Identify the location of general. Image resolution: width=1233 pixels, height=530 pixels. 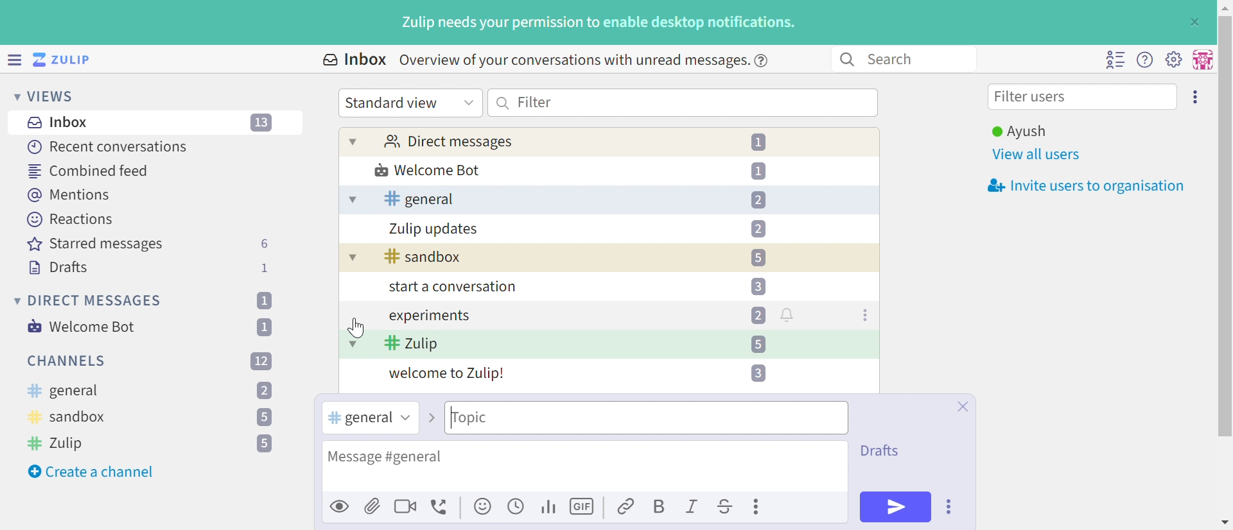
(62, 391).